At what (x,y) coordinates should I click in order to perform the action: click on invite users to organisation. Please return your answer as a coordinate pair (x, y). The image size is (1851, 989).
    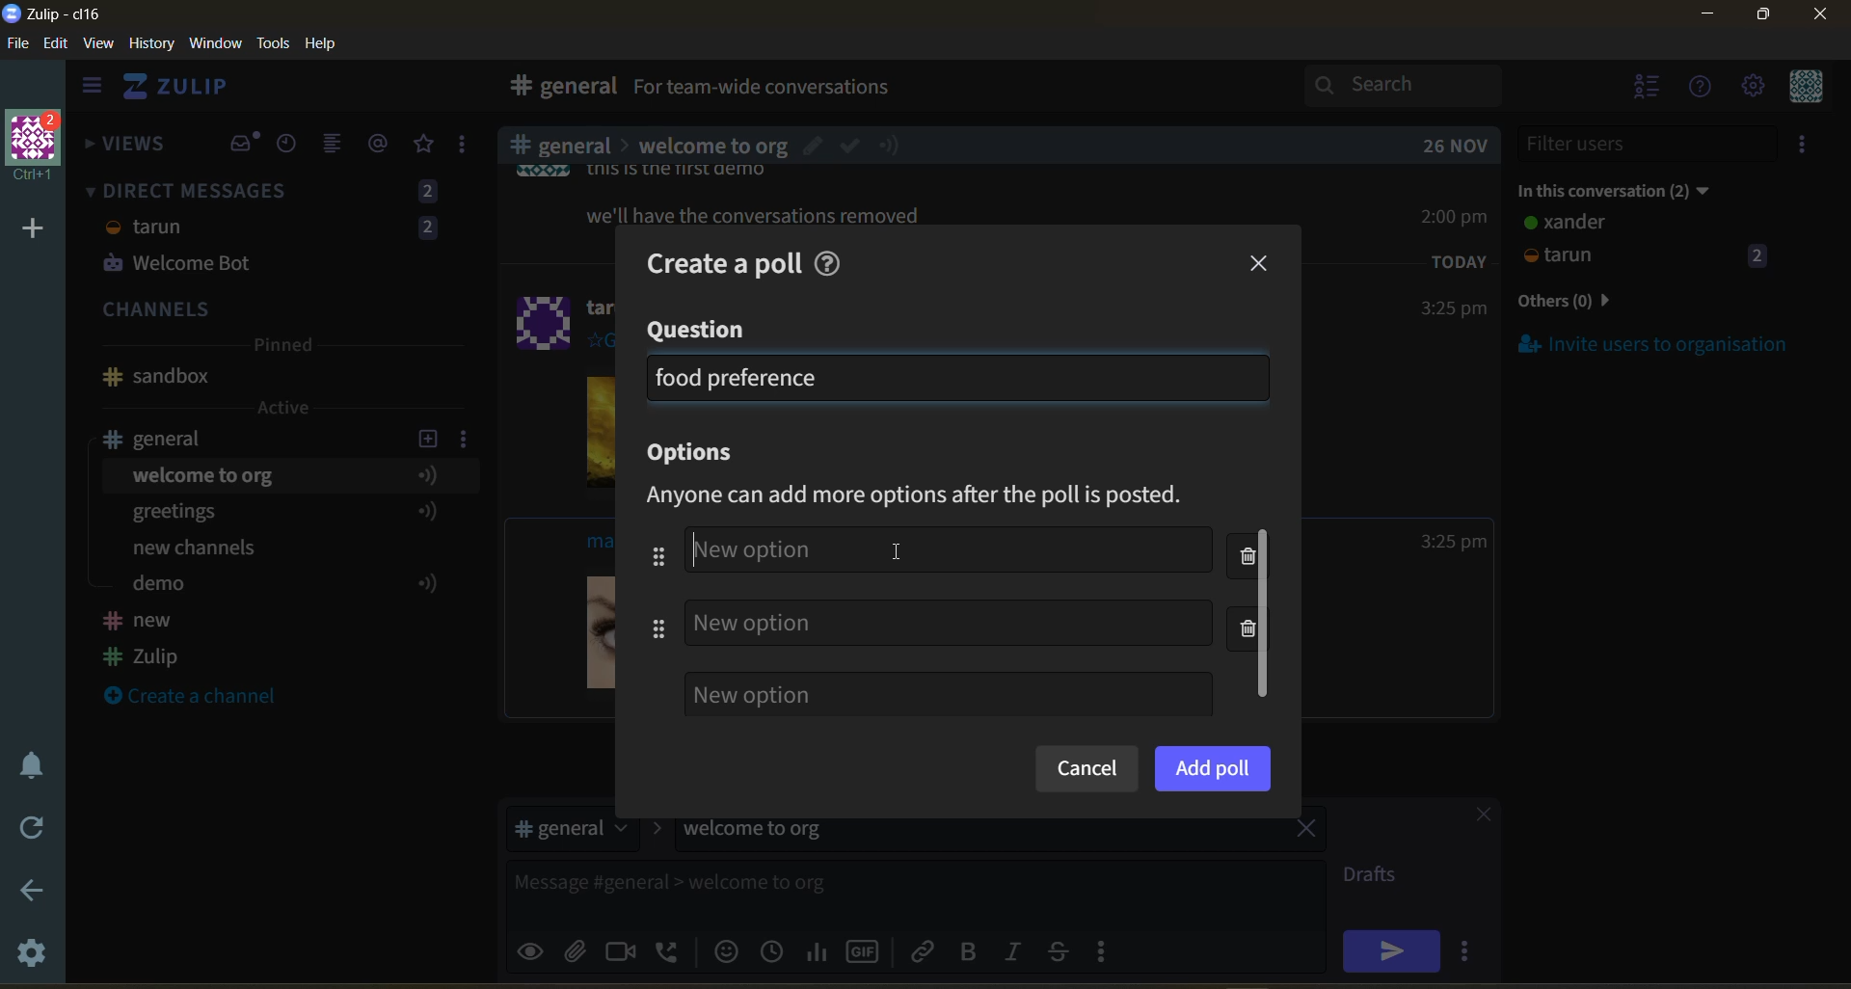
    Looking at the image, I should click on (1654, 343).